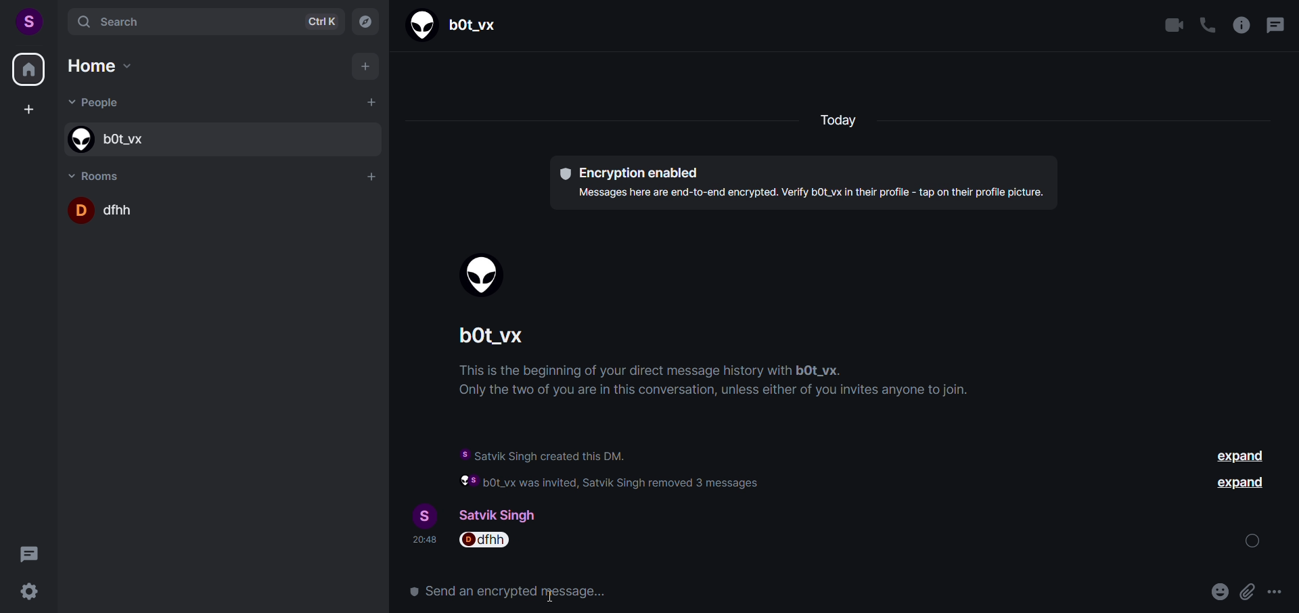 The width and height of the screenshot is (1299, 613). I want to click on username, so click(509, 514).